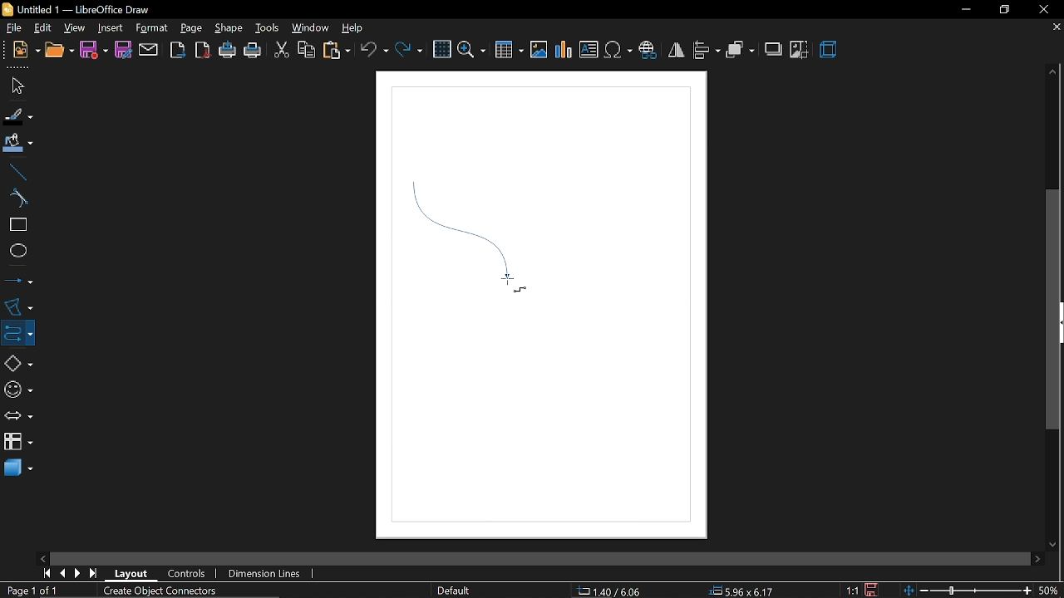 The image size is (1064, 598). Describe the element at coordinates (1051, 591) in the screenshot. I see `current zoom` at that location.